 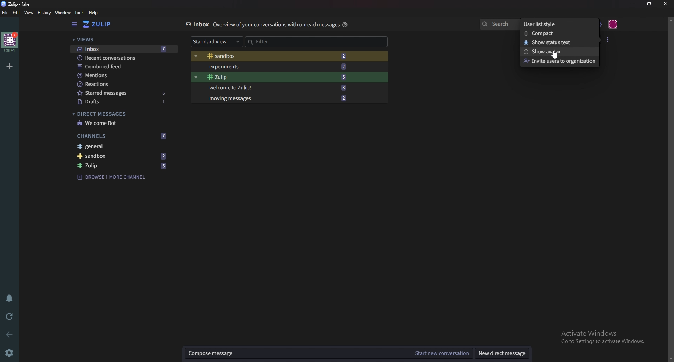 I want to click on cursor, so click(x=554, y=55).